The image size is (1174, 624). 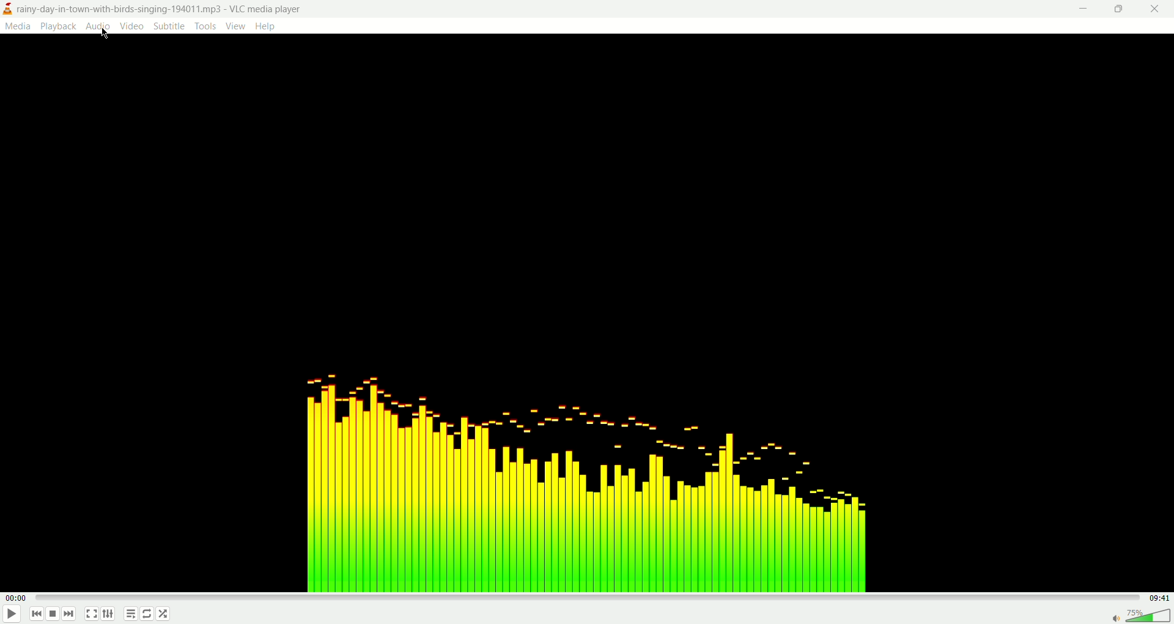 I want to click on video, so click(x=132, y=25).